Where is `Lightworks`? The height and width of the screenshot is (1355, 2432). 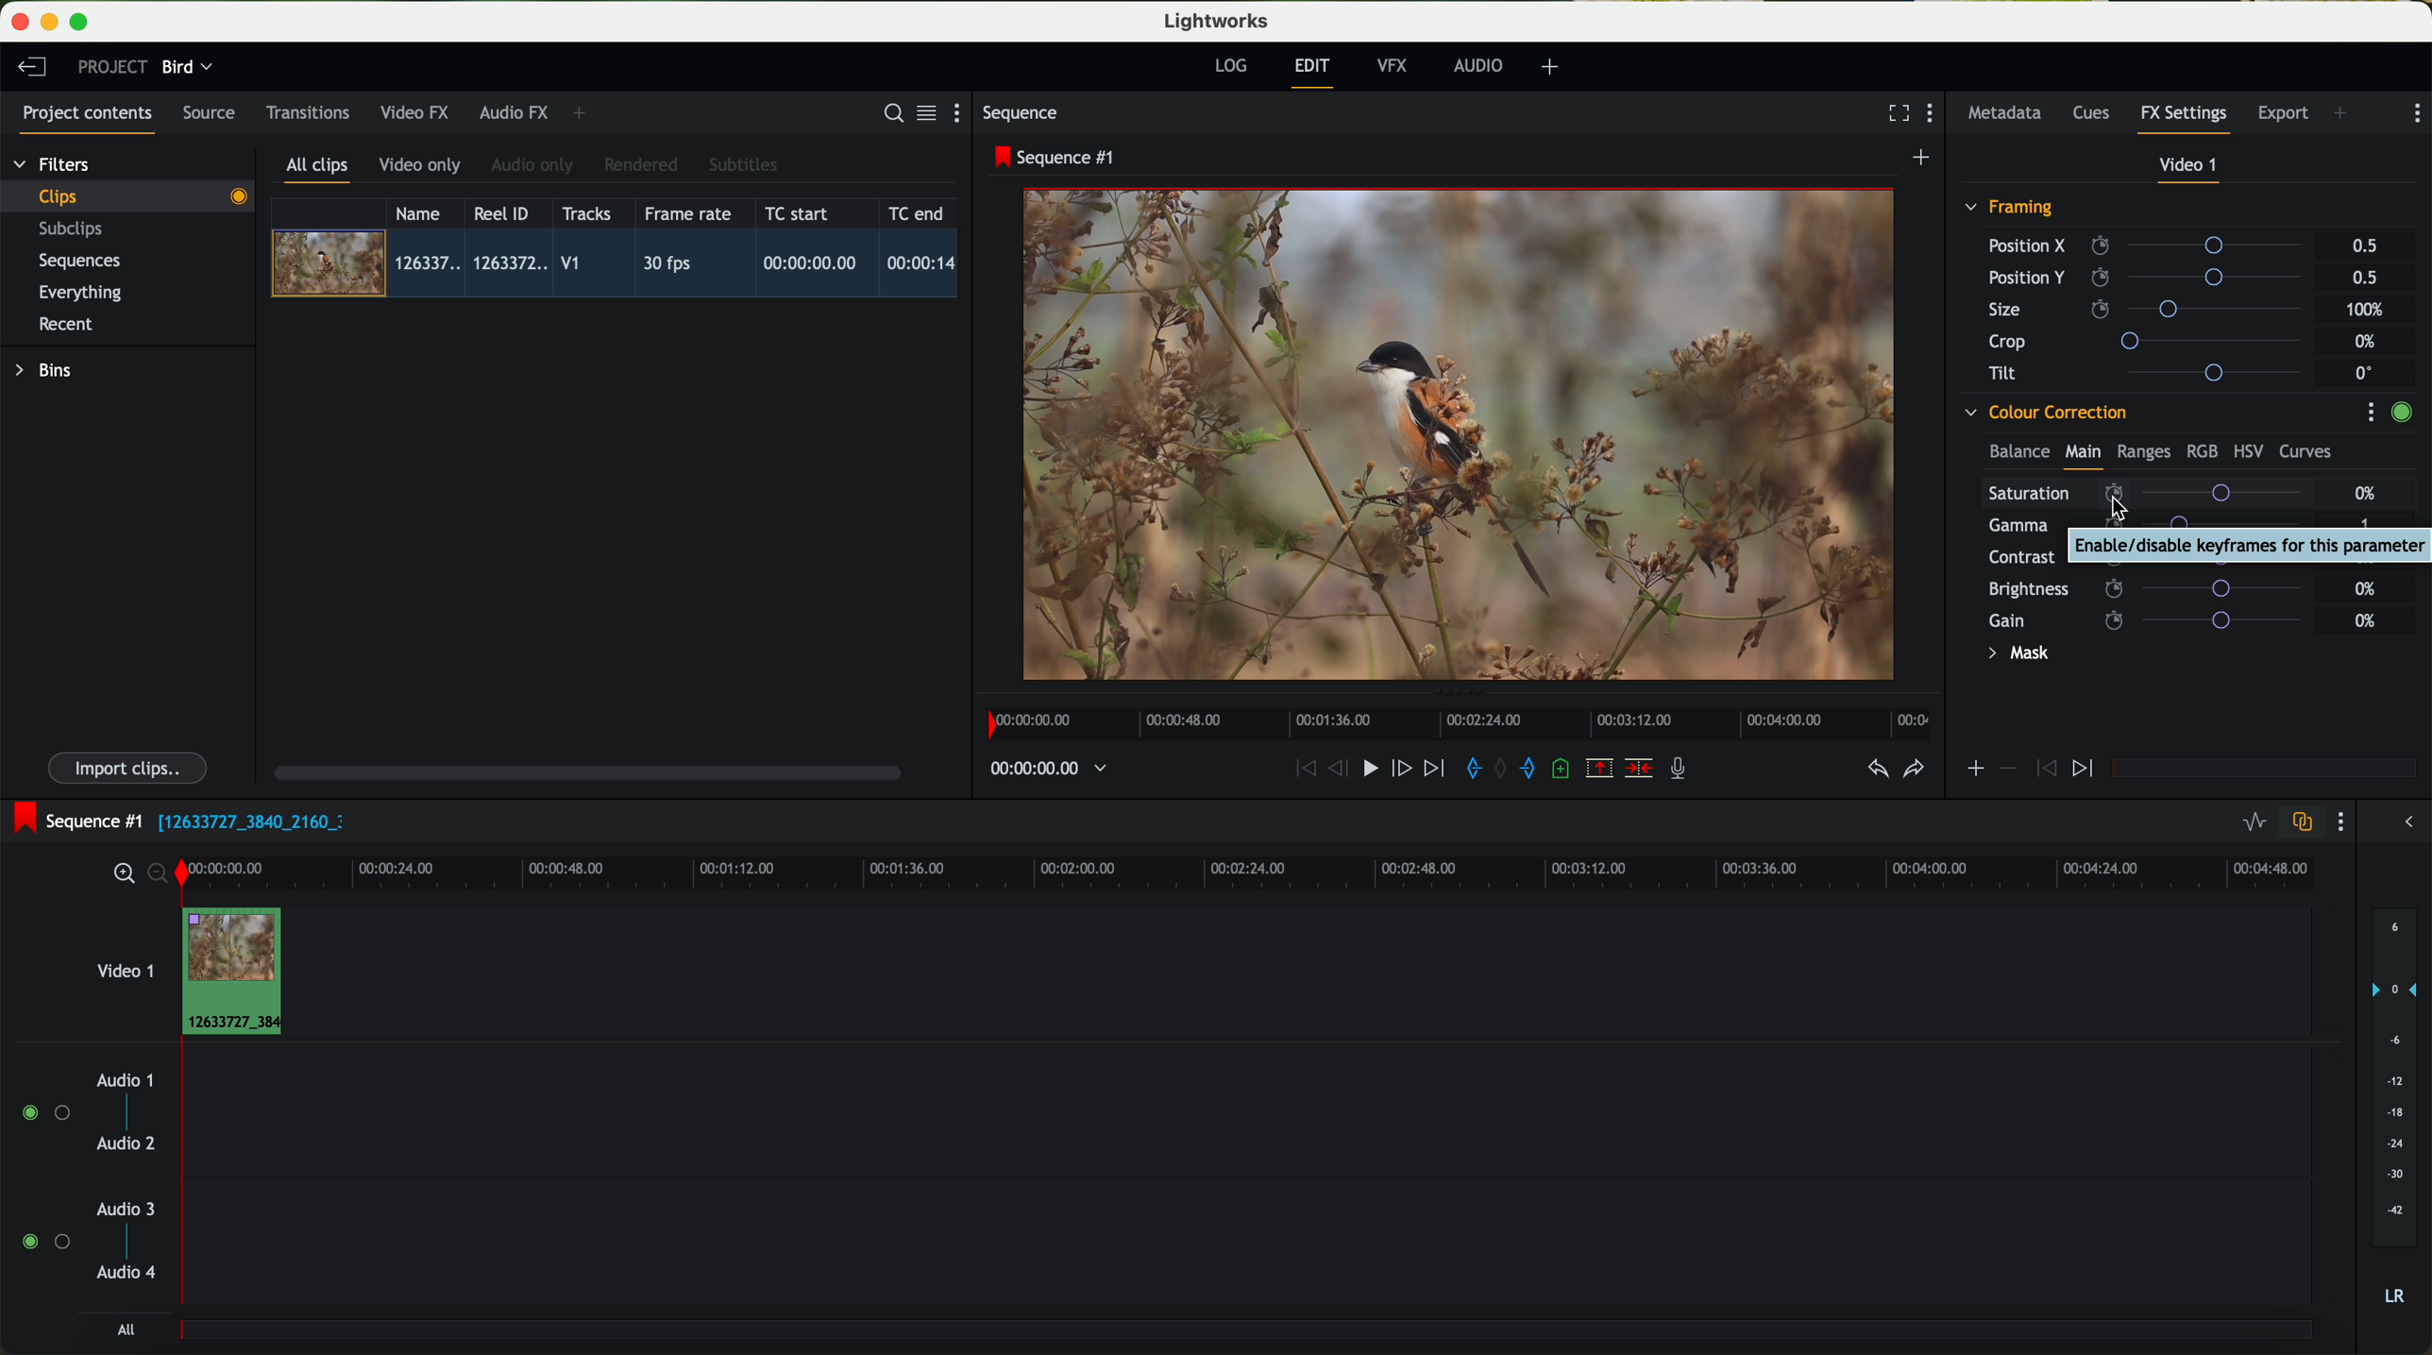
Lightworks is located at coordinates (1218, 20).